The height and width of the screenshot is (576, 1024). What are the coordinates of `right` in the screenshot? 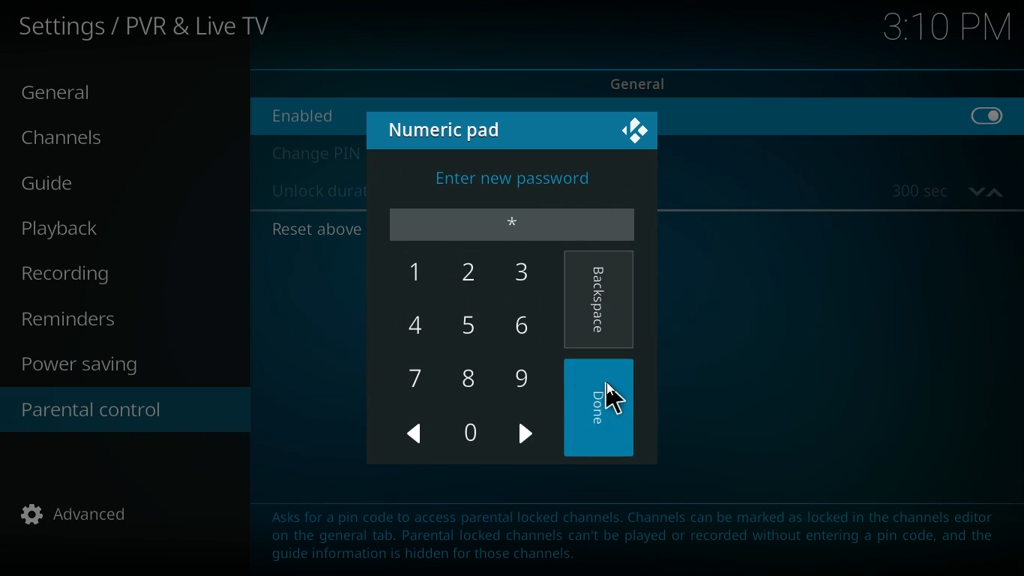 It's located at (528, 436).